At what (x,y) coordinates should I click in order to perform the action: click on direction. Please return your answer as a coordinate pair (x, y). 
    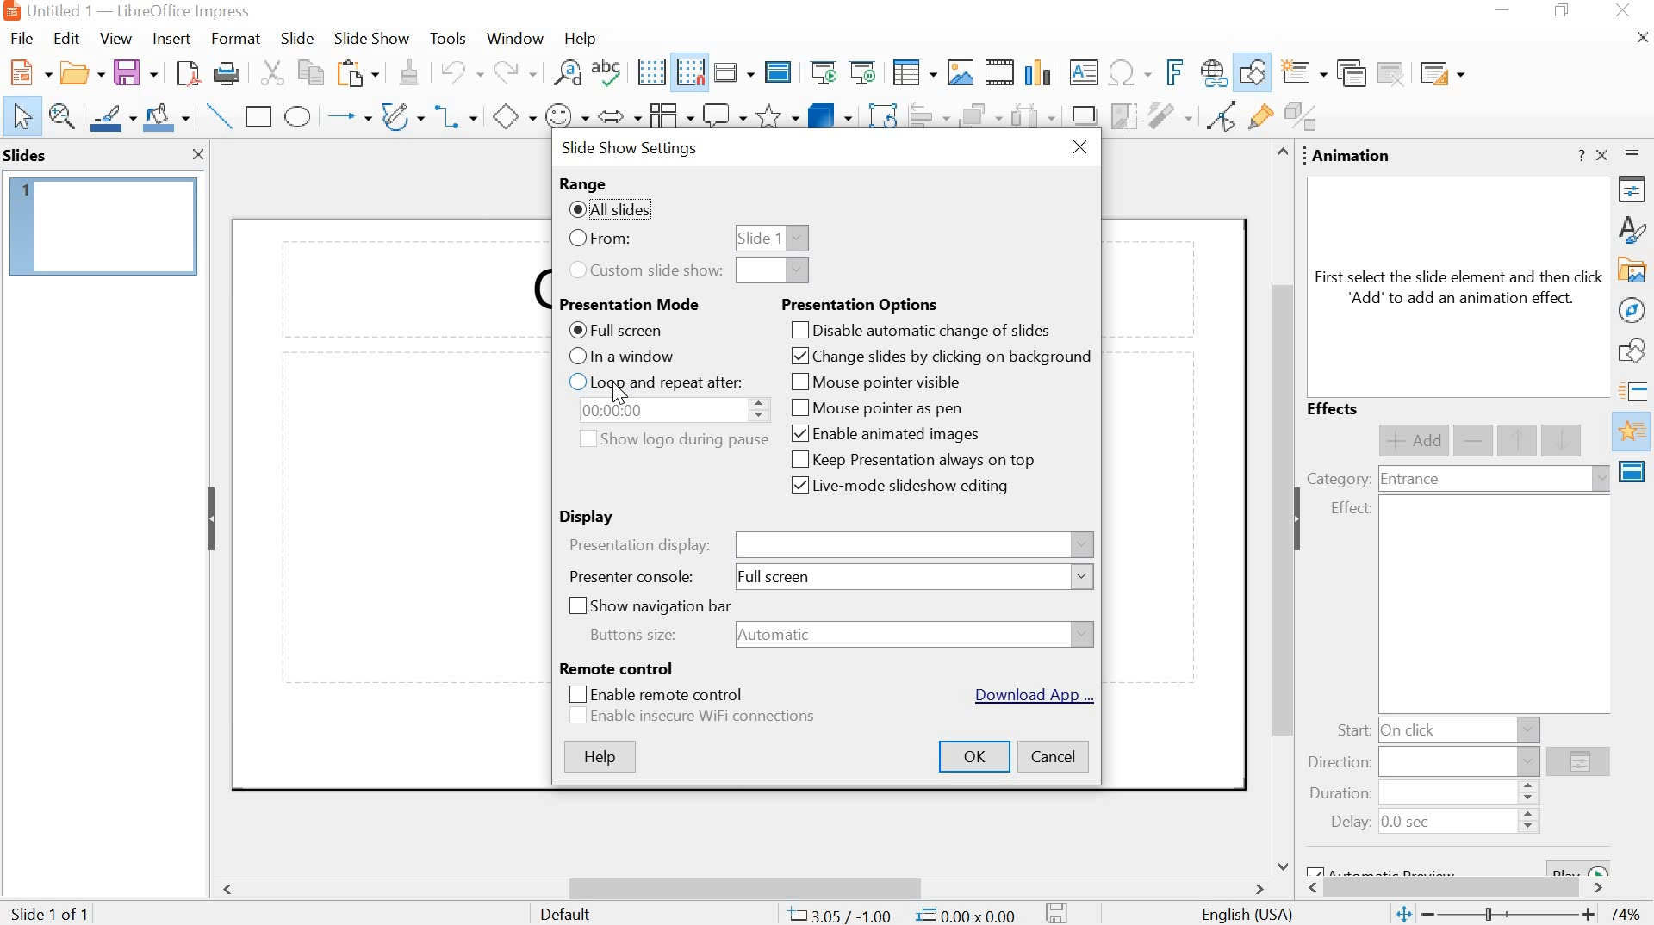
    Looking at the image, I should click on (1340, 763).